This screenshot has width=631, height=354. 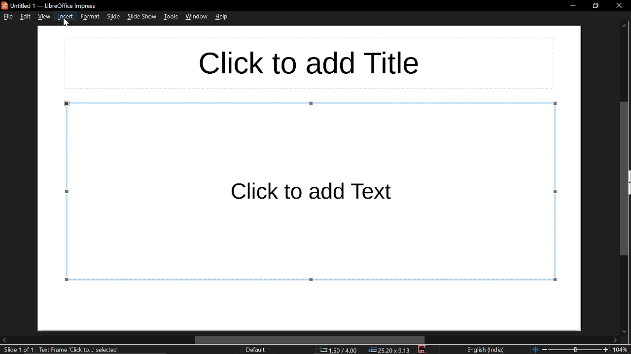 What do you see at coordinates (7, 17) in the screenshot?
I see `file` at bounding box center [7, 17].